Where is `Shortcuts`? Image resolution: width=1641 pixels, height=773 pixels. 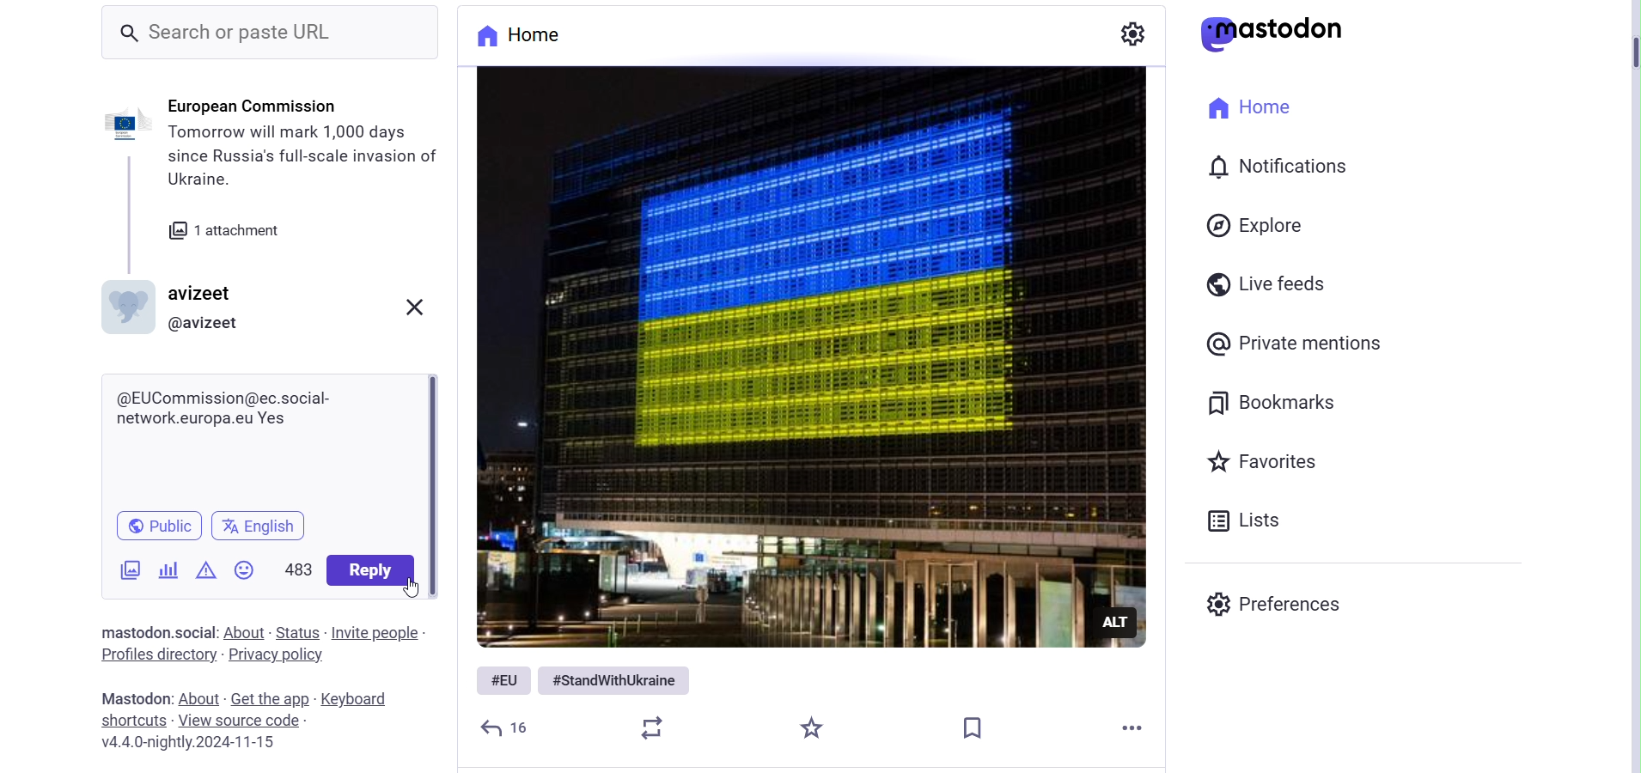 Shortcuts is located at coordinates (134, 721).